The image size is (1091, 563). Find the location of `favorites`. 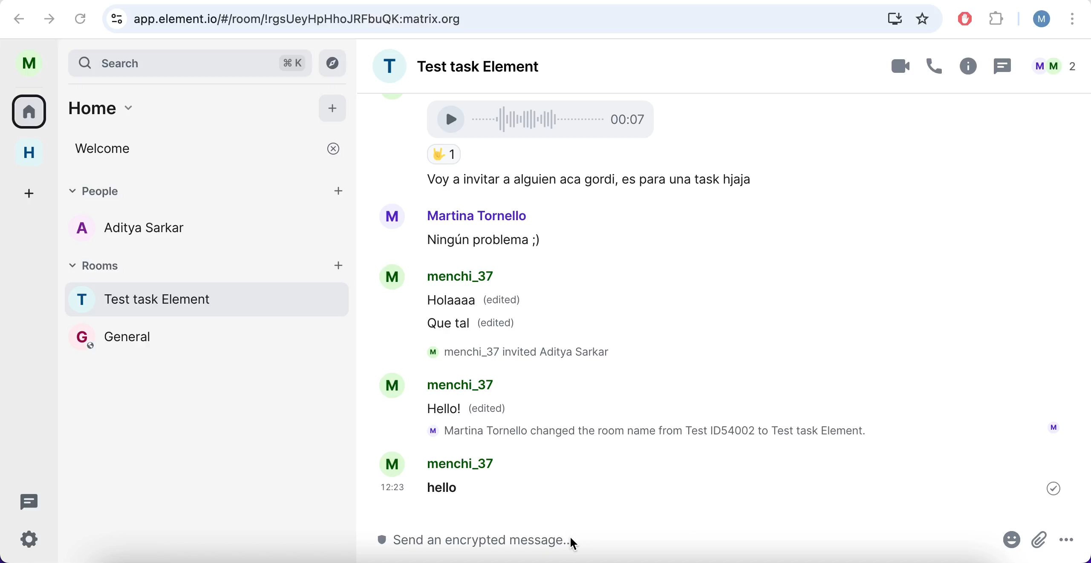

favorites is located at coordinates (924, 18).